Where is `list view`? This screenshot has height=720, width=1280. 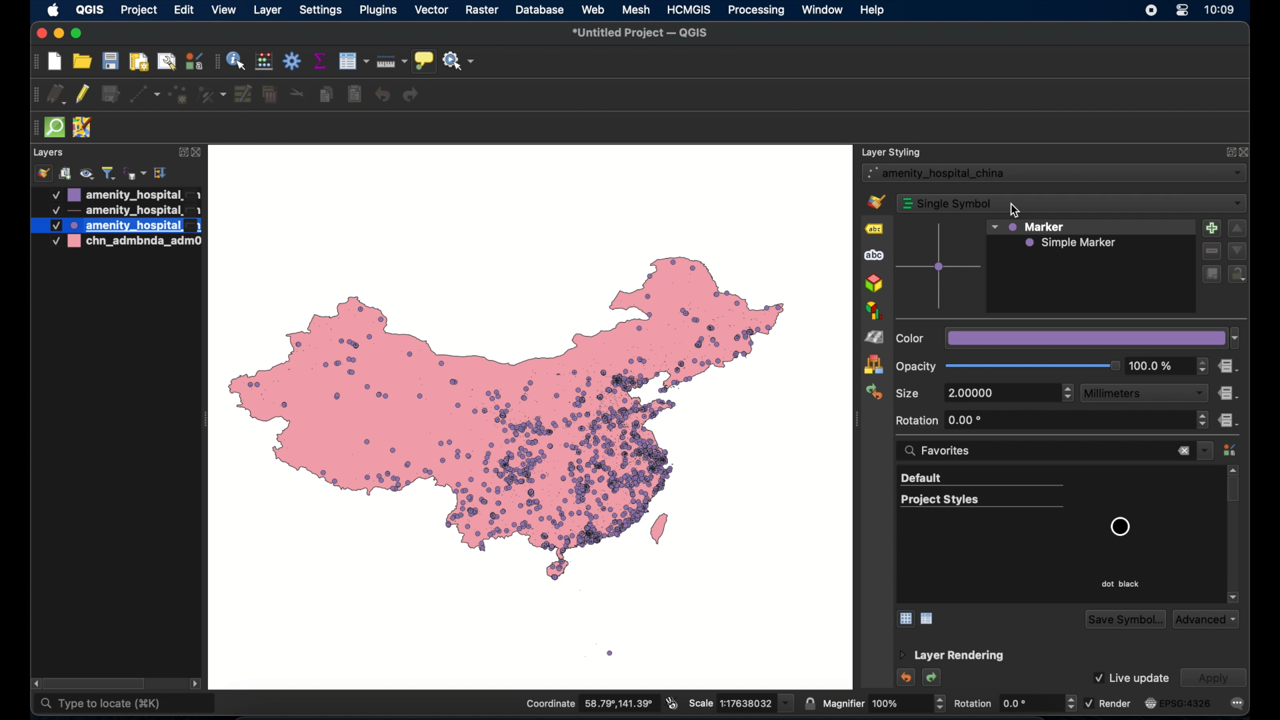 list view is located at coordinates (929, 619).